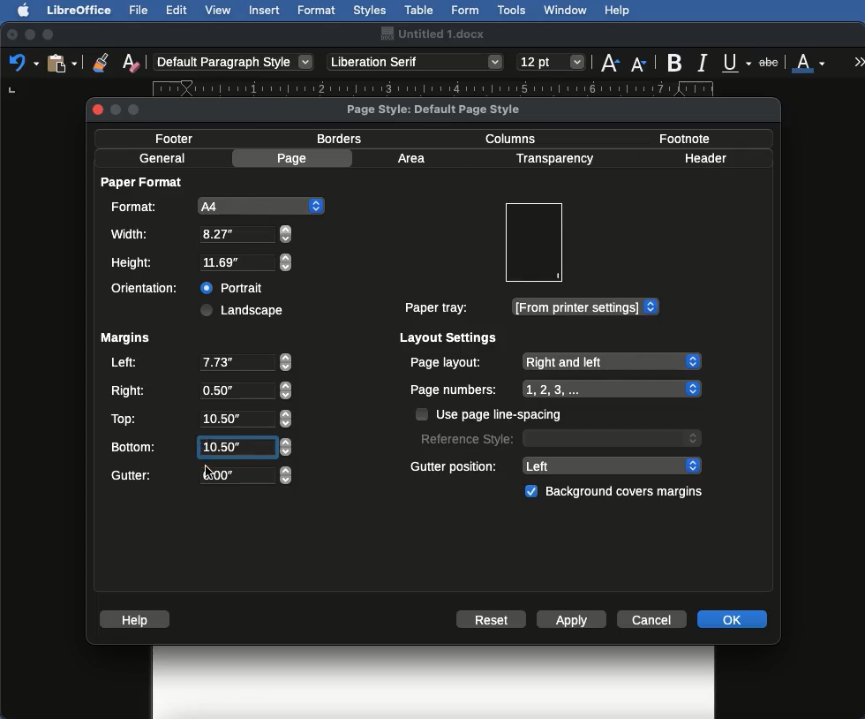 The height and width of the screenshot is (719, 865). Describe the element at coordinates (771, 61) in the screenshot. I see `Strikethrough ` at that location.